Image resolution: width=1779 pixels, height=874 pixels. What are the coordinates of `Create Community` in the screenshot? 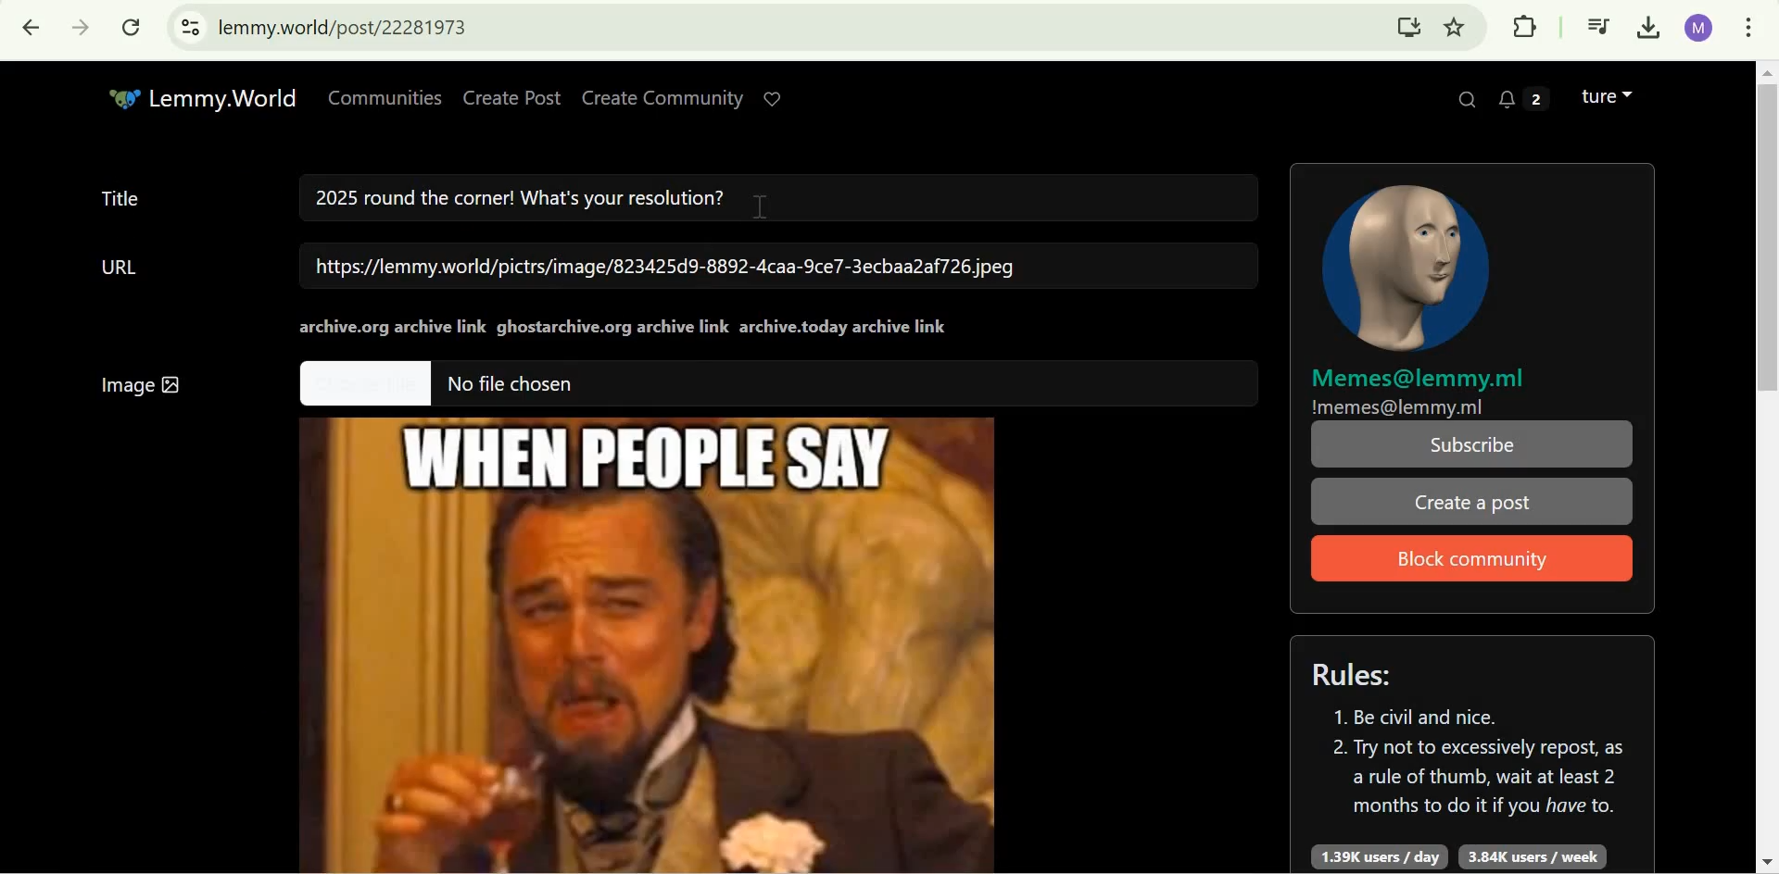 It's located at (662, 98).